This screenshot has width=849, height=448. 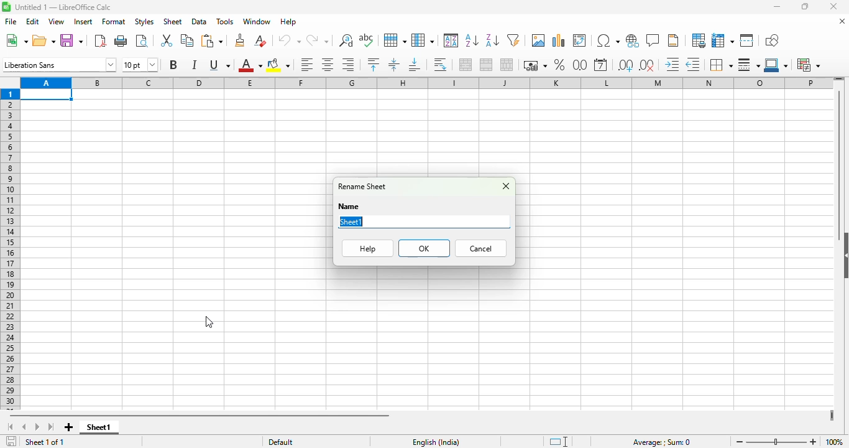 I want to click on Software logo, so click(x=6, y=7).